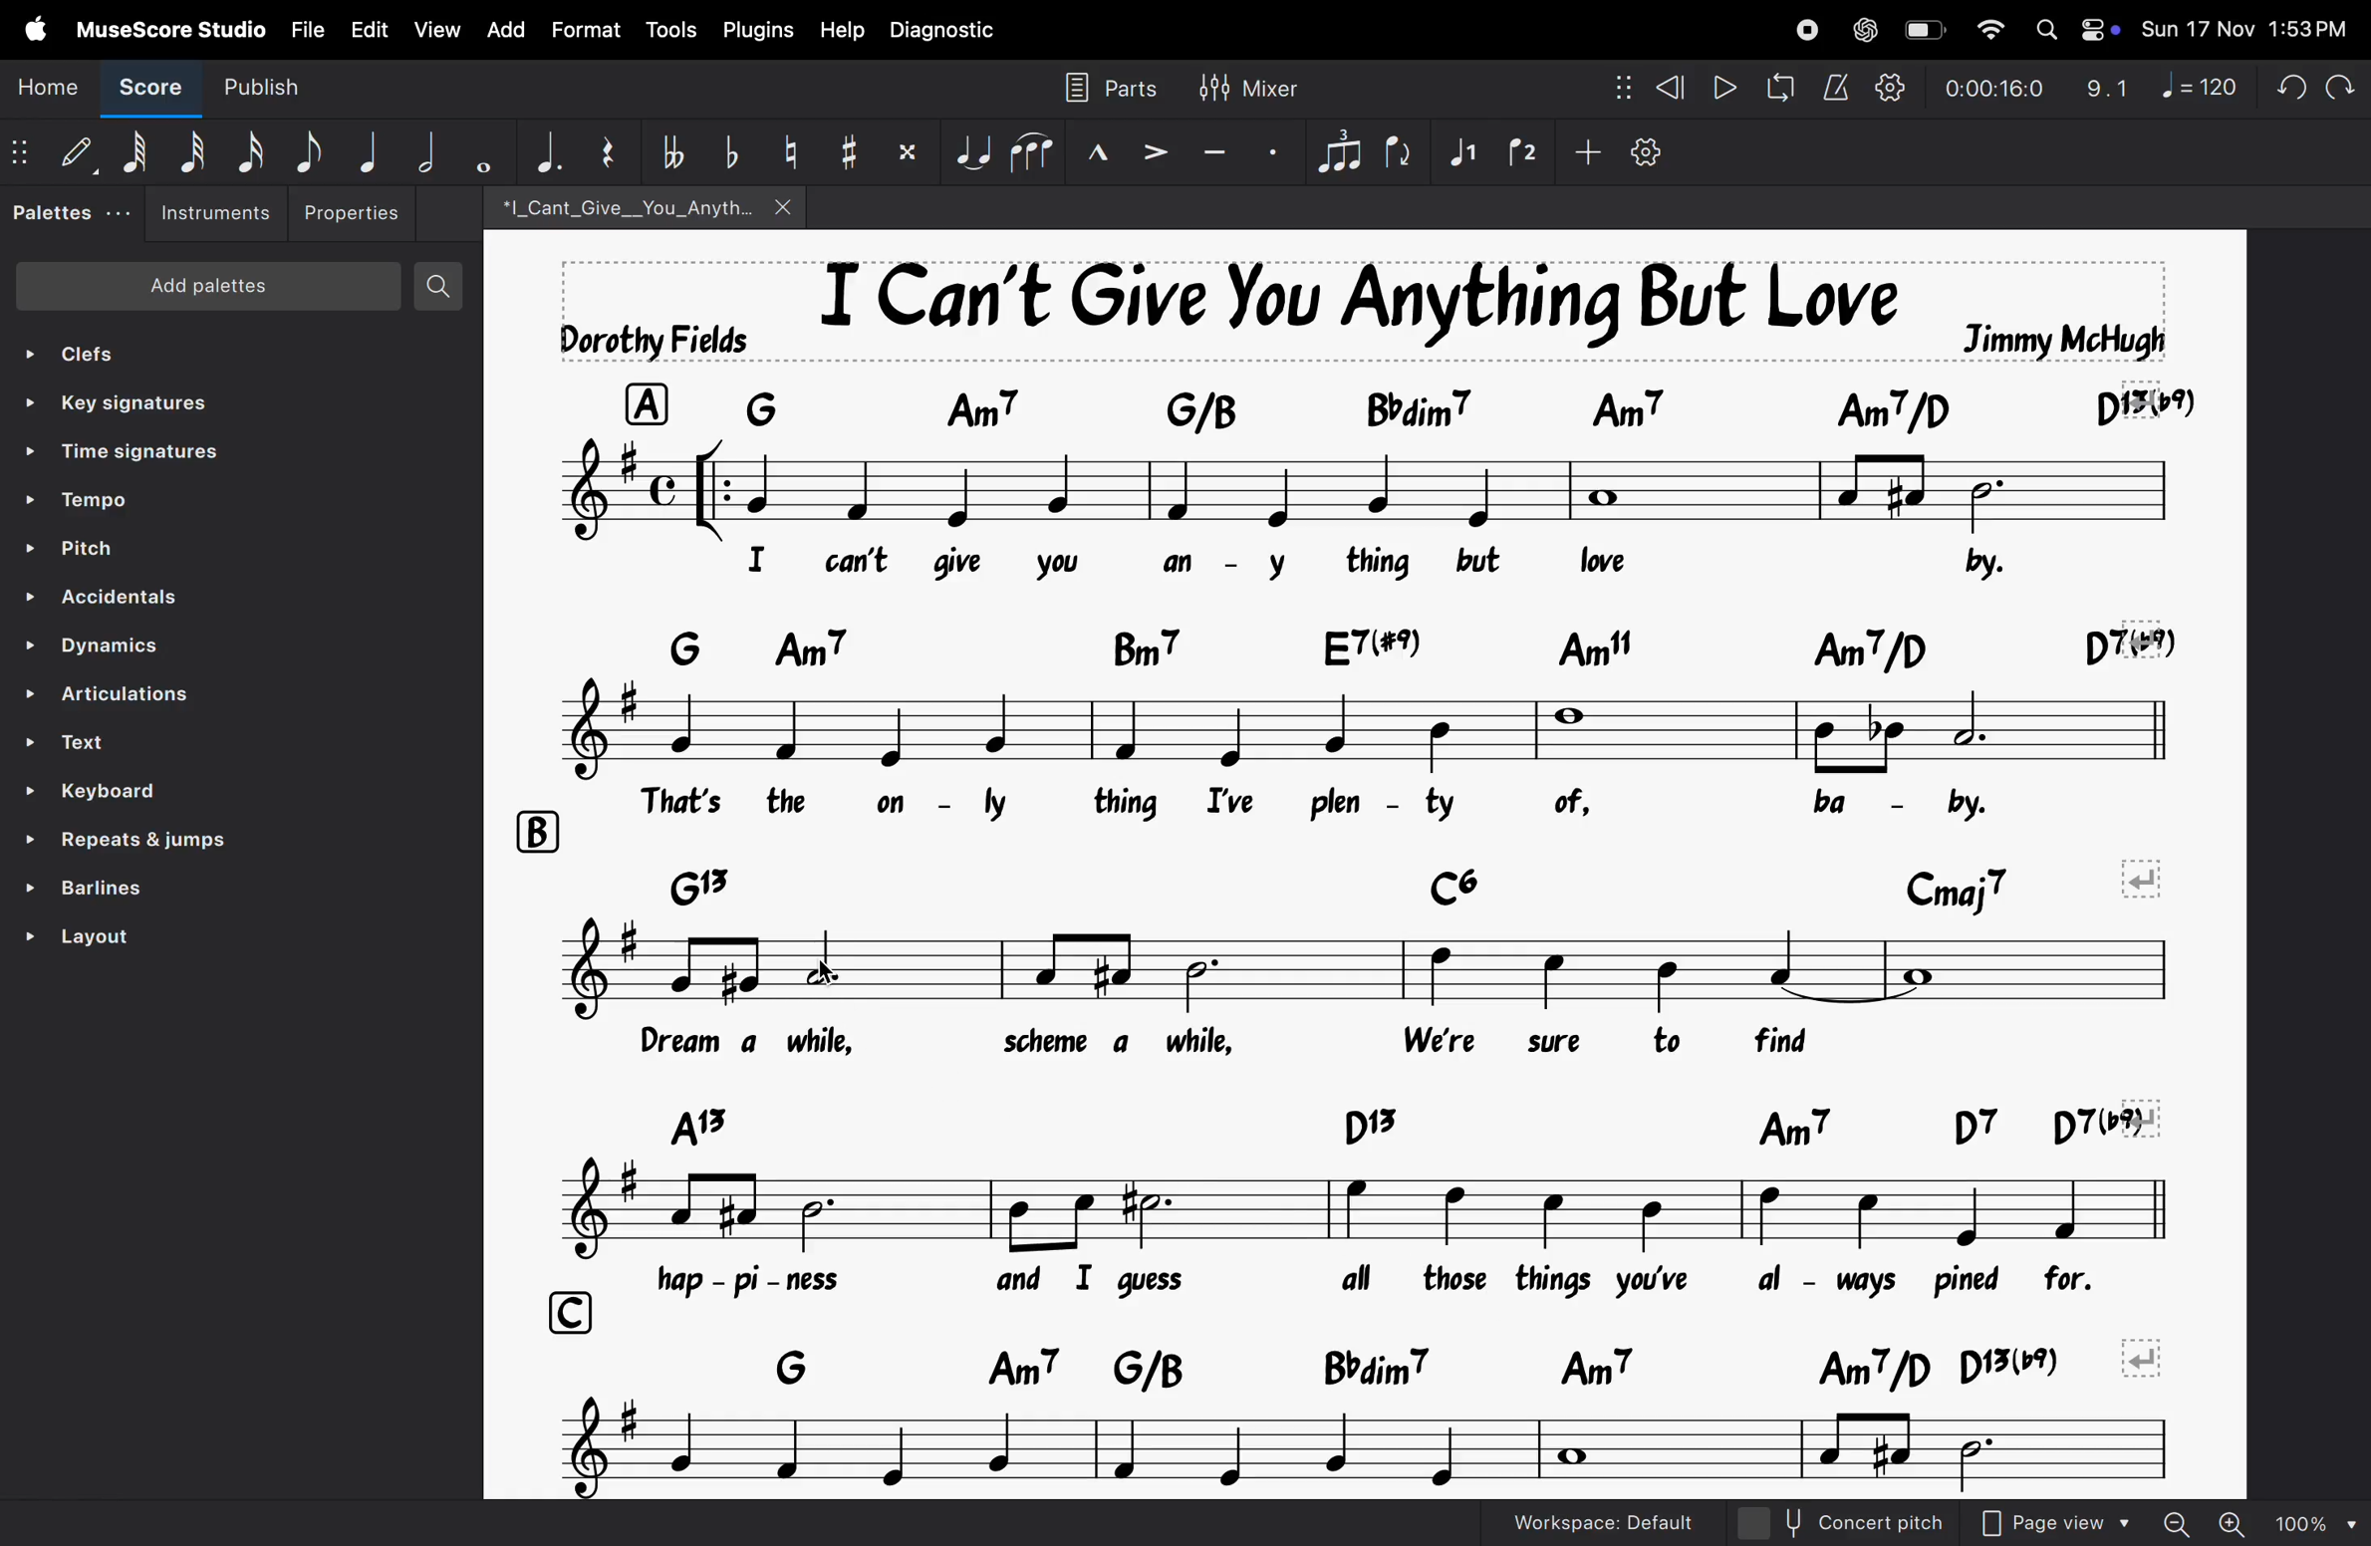 This screenshot has height=1546, width=2371. What do you see at coordinates (638, 205) in the screenshot?
I see `song` at bounding box center [638, 205].